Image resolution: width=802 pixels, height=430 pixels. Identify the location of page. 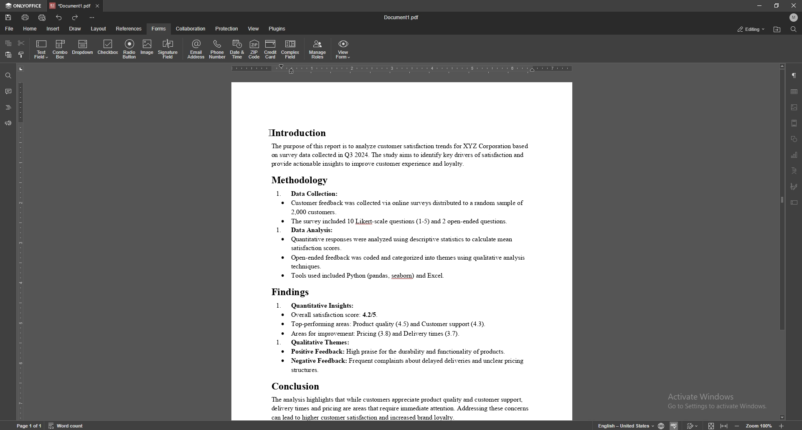
(29, 425).